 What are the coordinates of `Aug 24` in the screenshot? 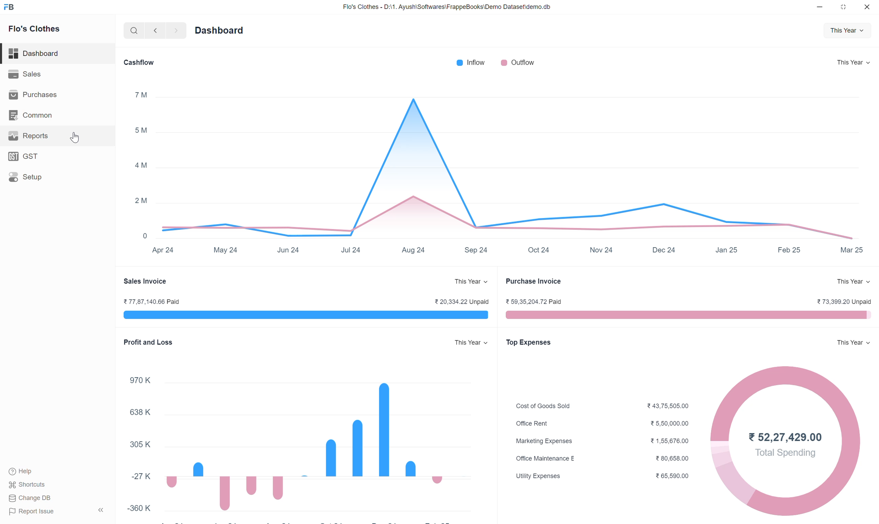 It's located at (414, 249).